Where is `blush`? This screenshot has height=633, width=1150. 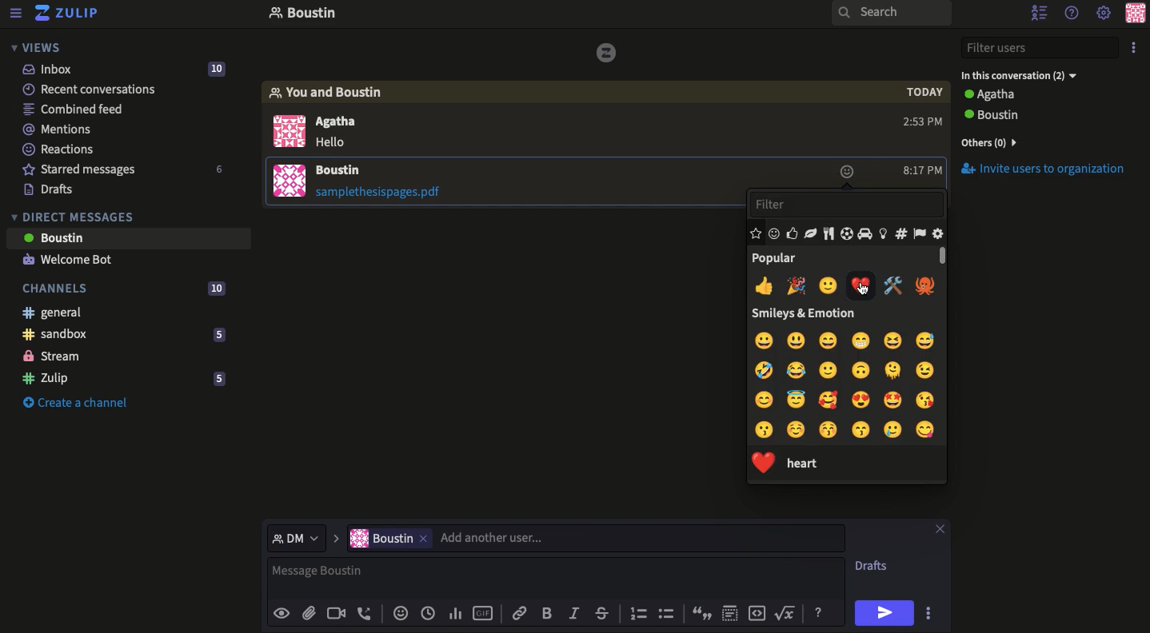
blush is located at coordinates (764, 399).